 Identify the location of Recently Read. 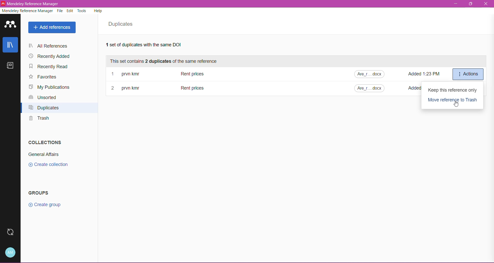
(51, 67).